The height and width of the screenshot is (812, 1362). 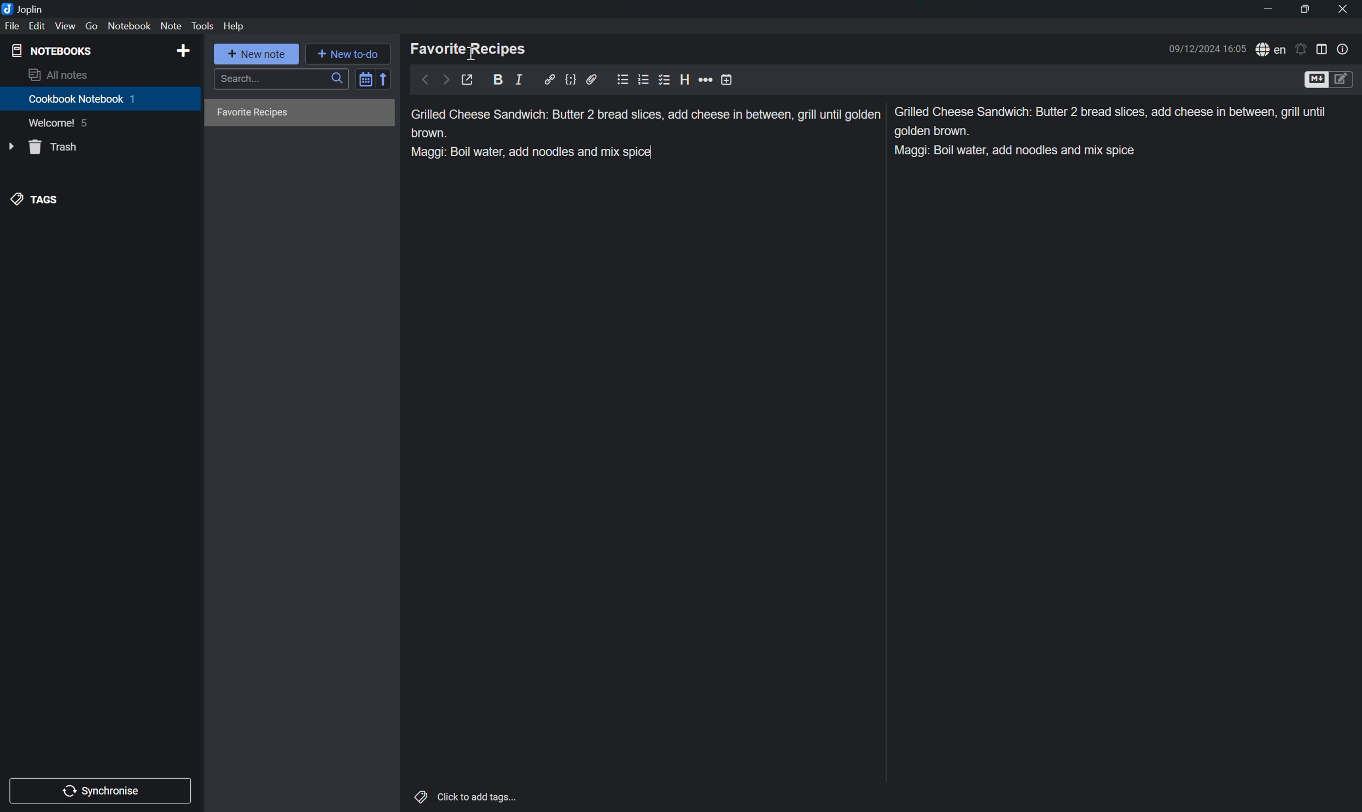 What do you see at coordinates (347, 52) in the screenshot?
I see `New to-do` at bounding box center [347, 52].